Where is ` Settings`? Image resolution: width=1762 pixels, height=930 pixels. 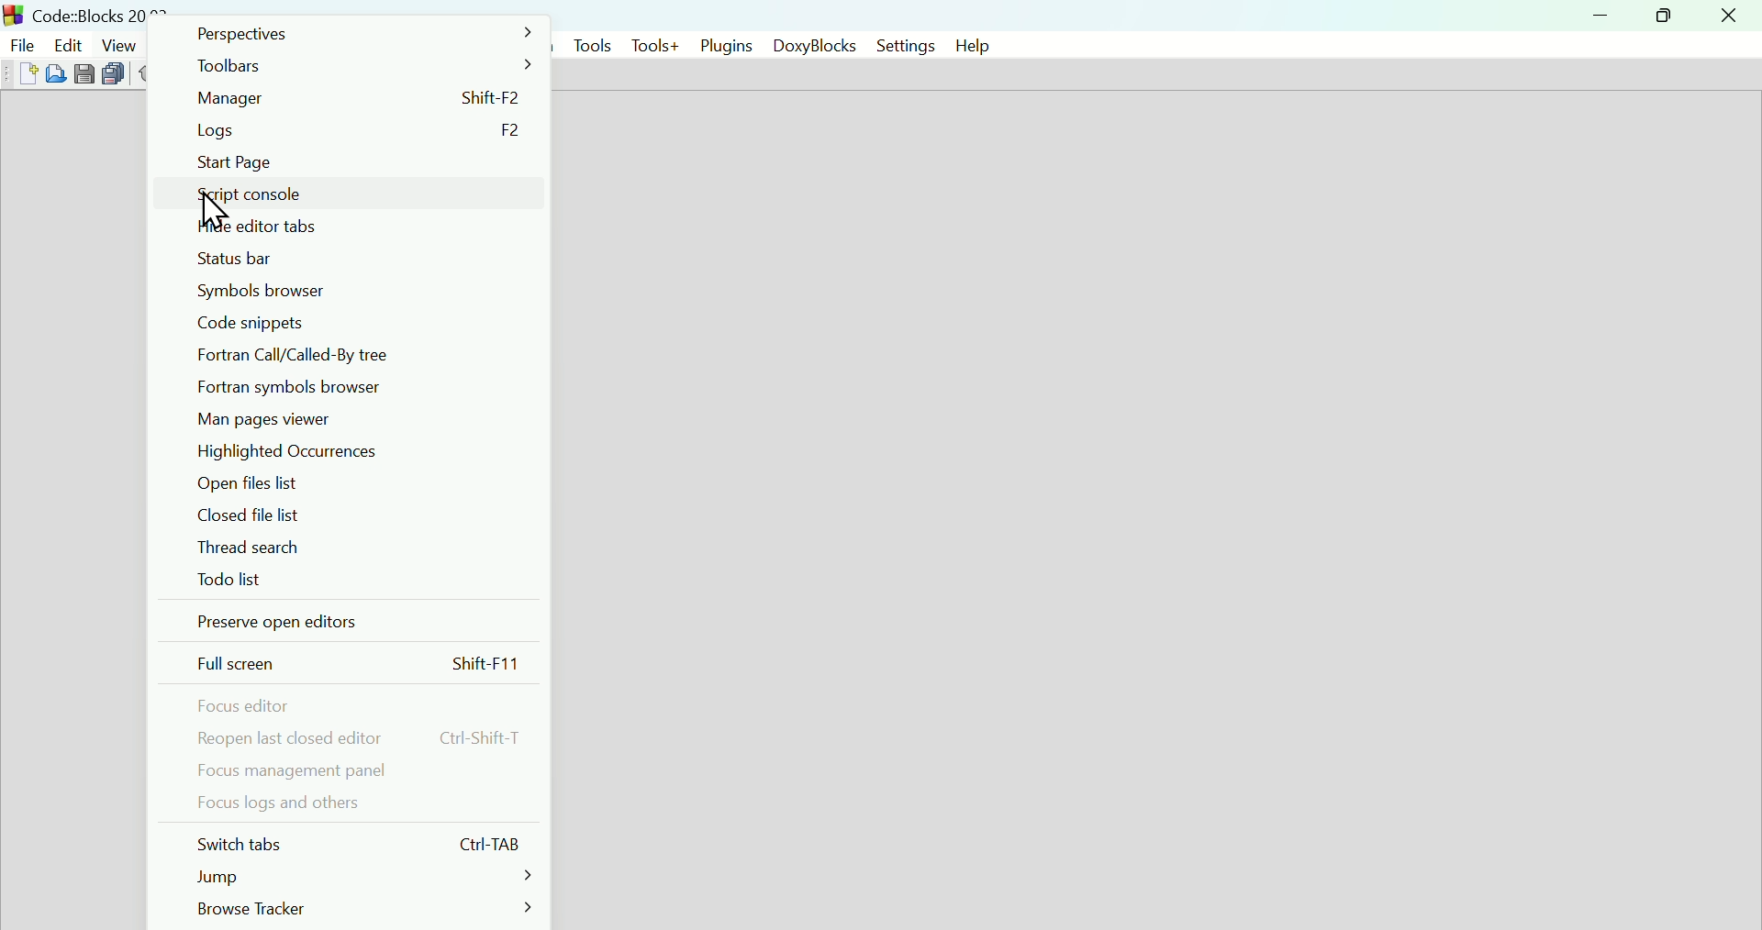
 Settings is located at coordinates (898, 45).